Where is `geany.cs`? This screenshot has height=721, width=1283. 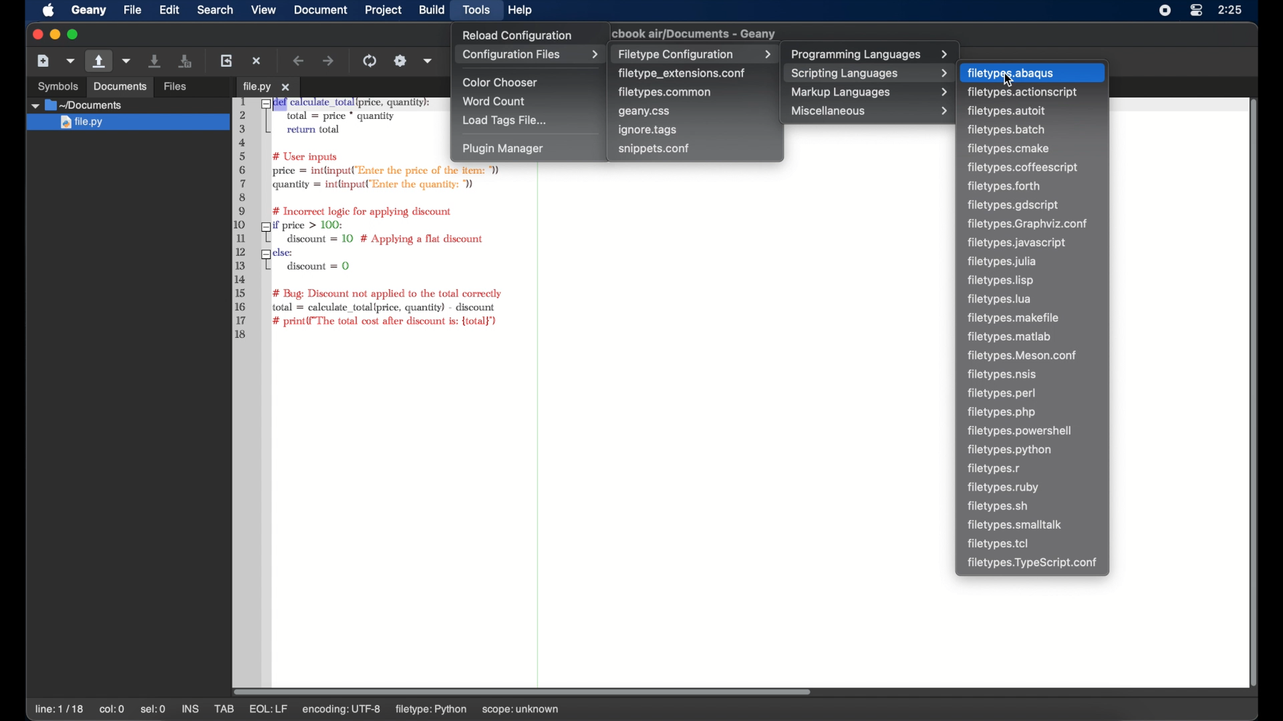 geany.cs is located at coordinates (645, 112).